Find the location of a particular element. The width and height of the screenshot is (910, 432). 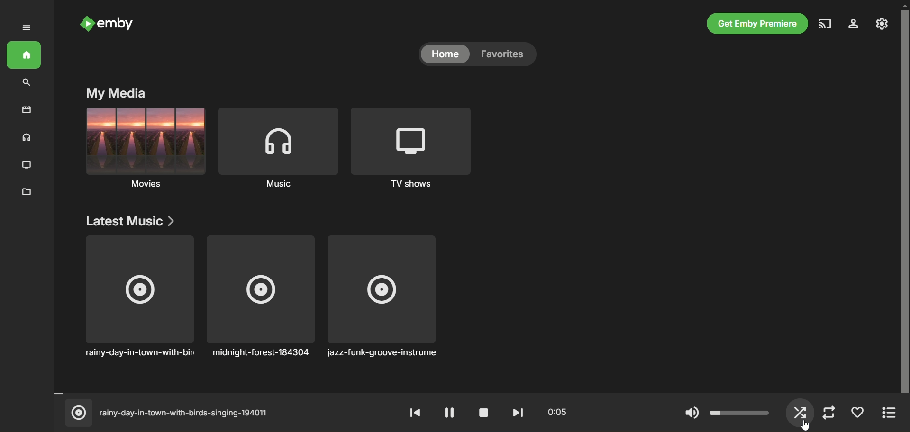

expand is located at coordinates (26, 28).